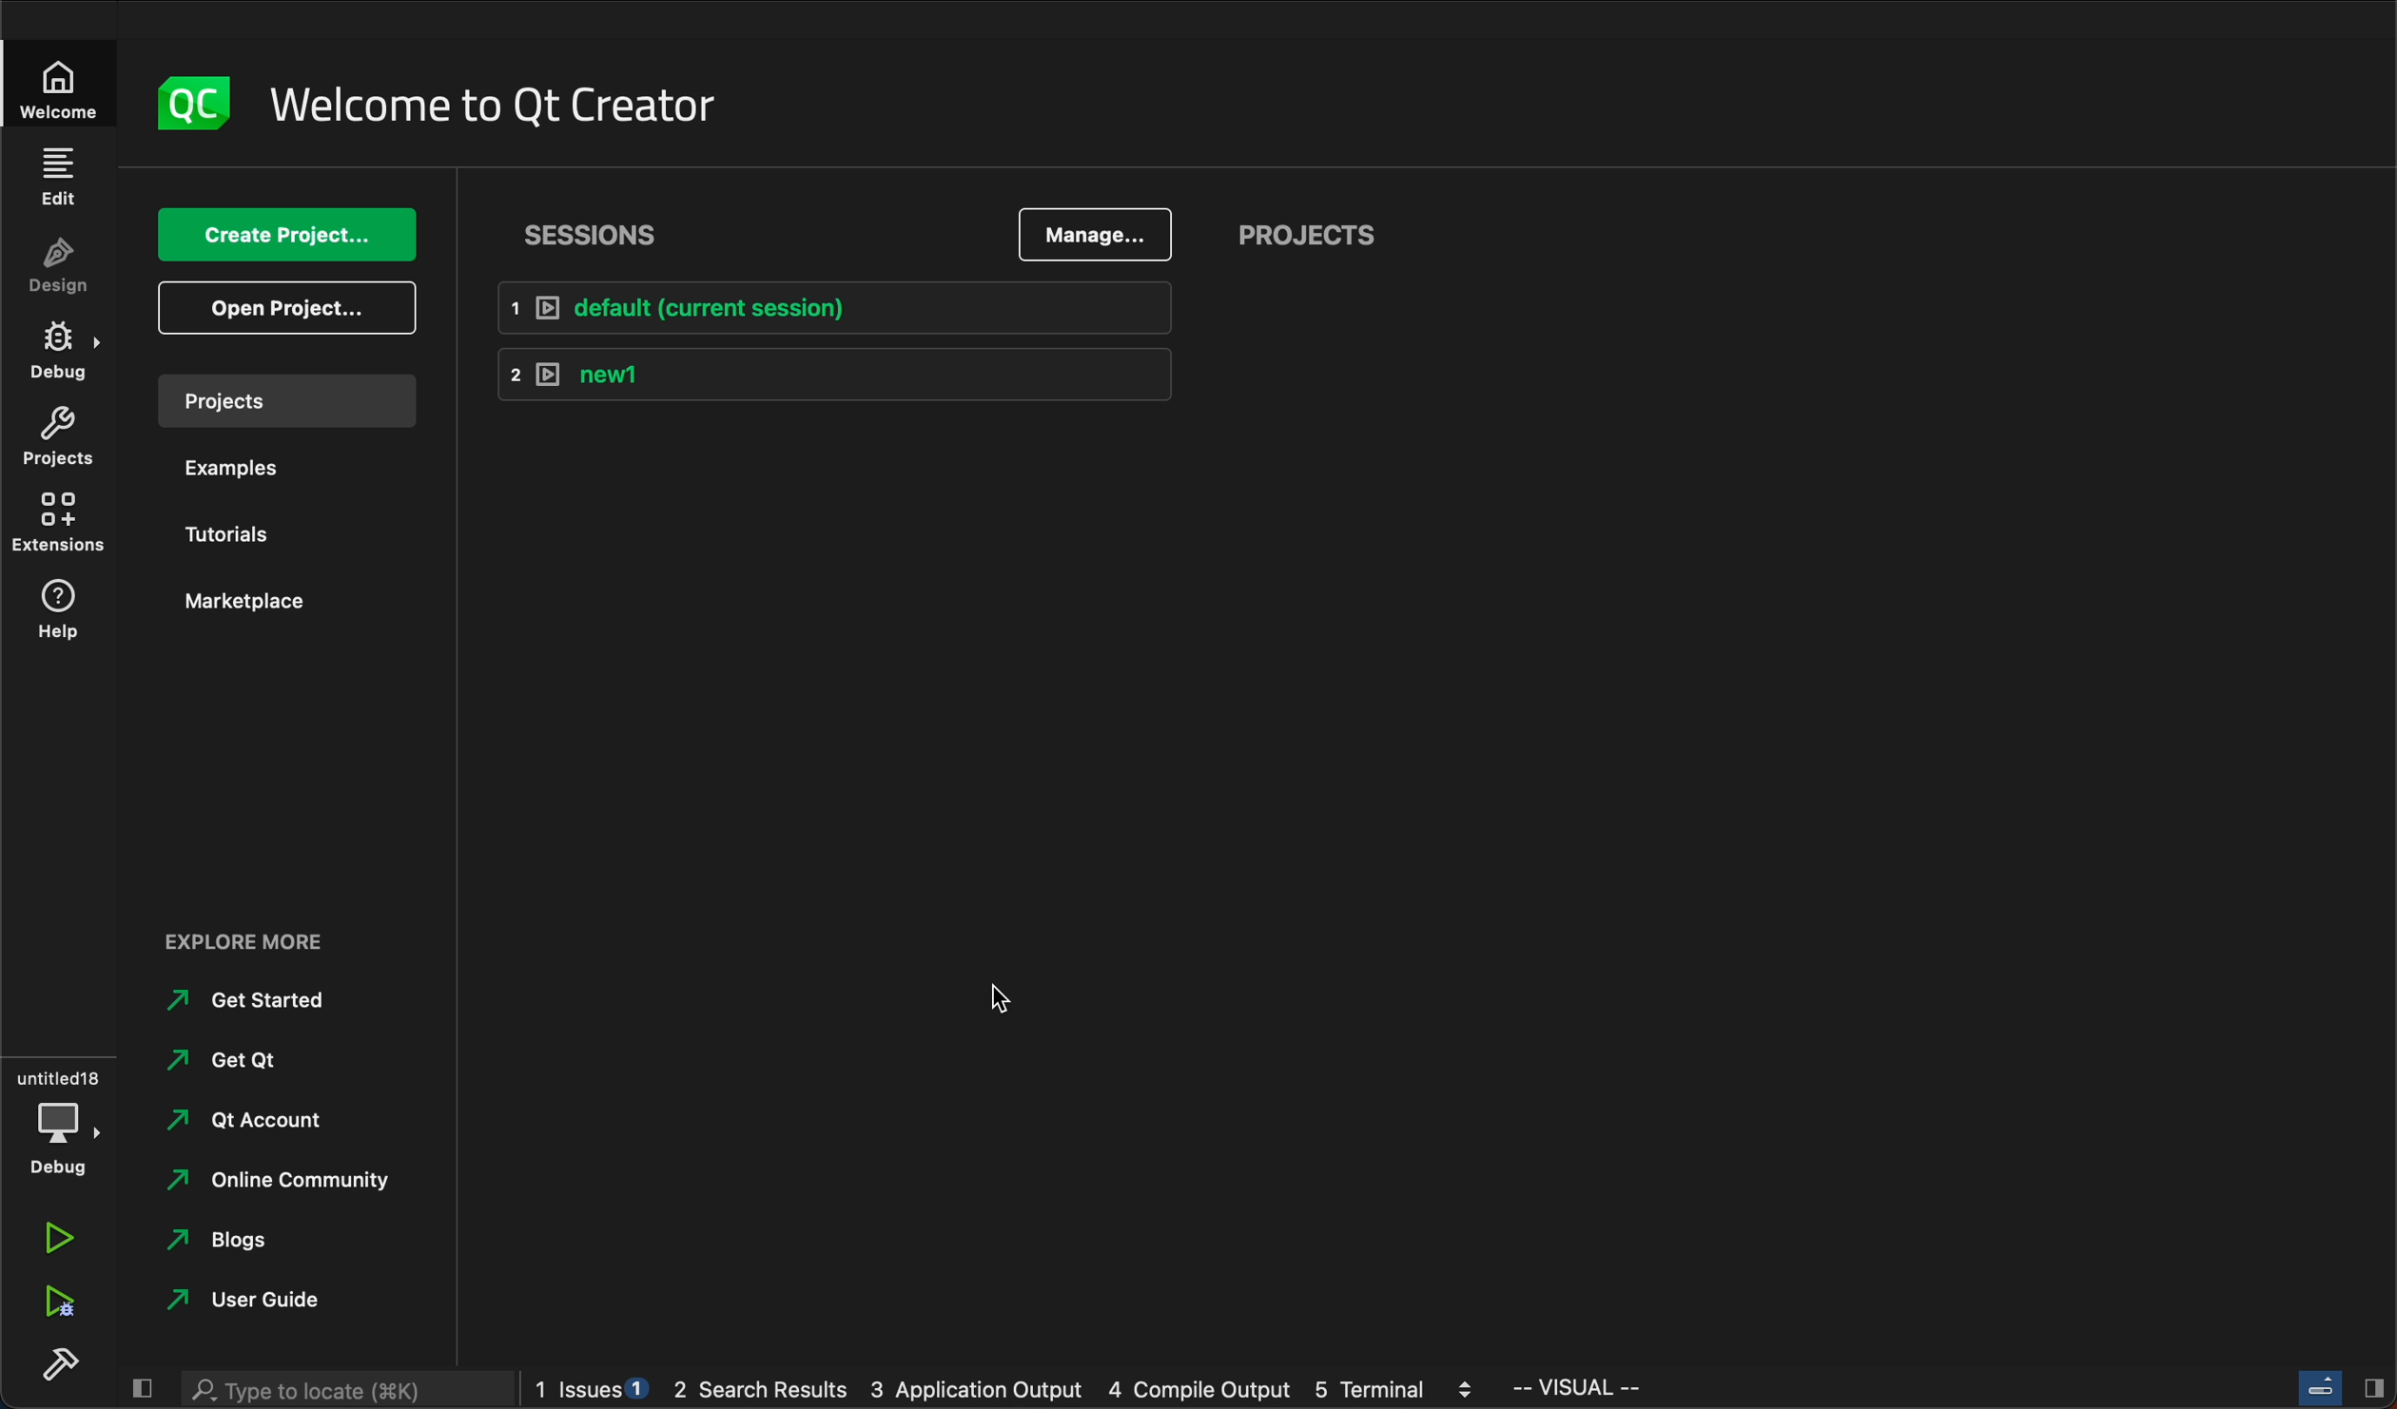 The image size is (2397, 1409). Describe the element at coordinates (260, 936) in the screenshot. I see `explore` at that location.